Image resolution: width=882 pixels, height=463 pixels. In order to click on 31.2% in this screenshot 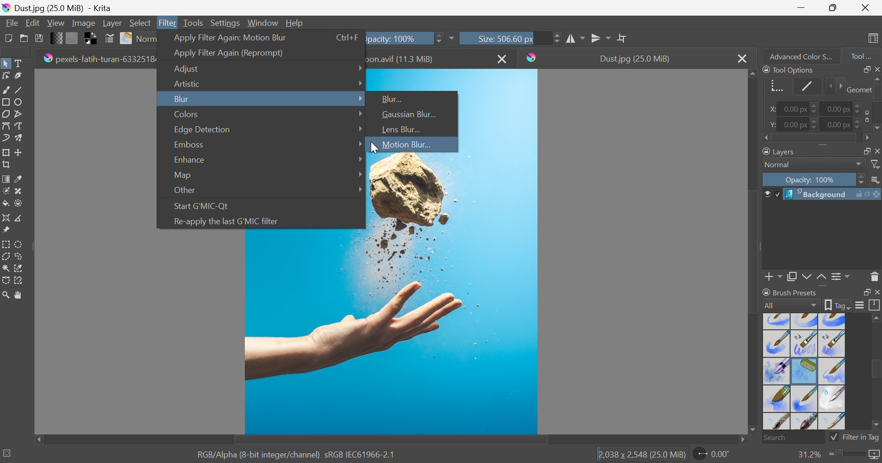, I will do `click(808, 454)`.